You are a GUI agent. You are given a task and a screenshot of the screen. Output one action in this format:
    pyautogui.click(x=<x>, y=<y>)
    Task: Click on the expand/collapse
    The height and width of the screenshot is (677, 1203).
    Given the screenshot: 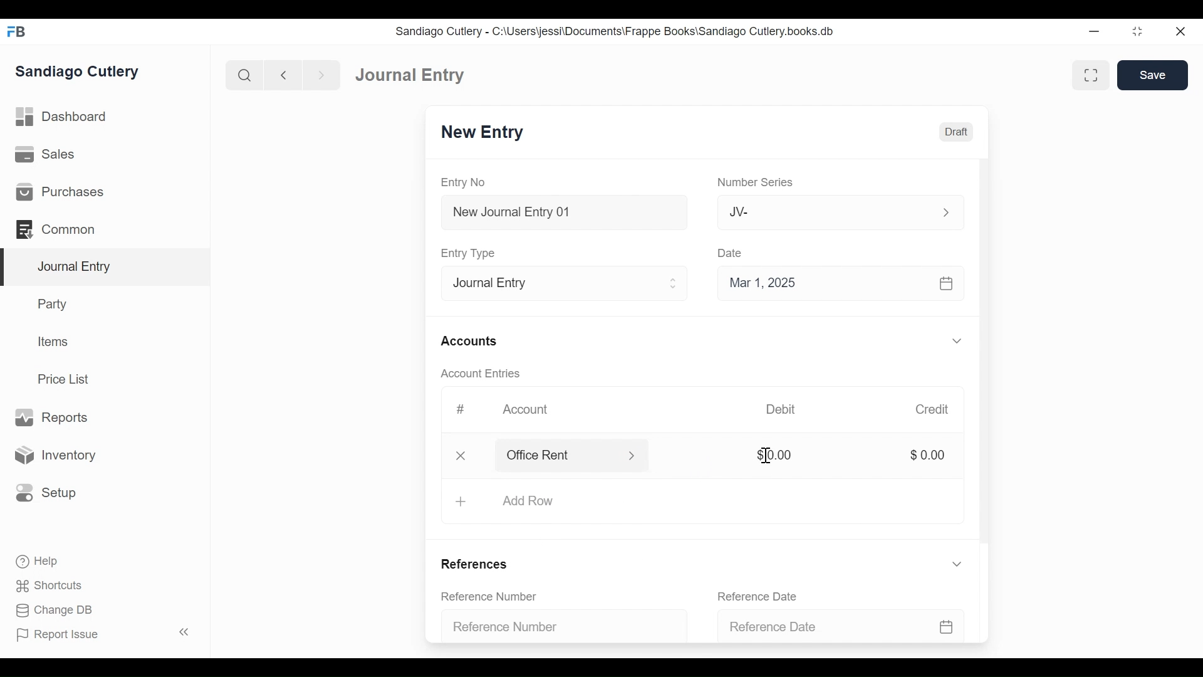 What is the action you would take?
    pyautogui.click(x=956, y=564)
    